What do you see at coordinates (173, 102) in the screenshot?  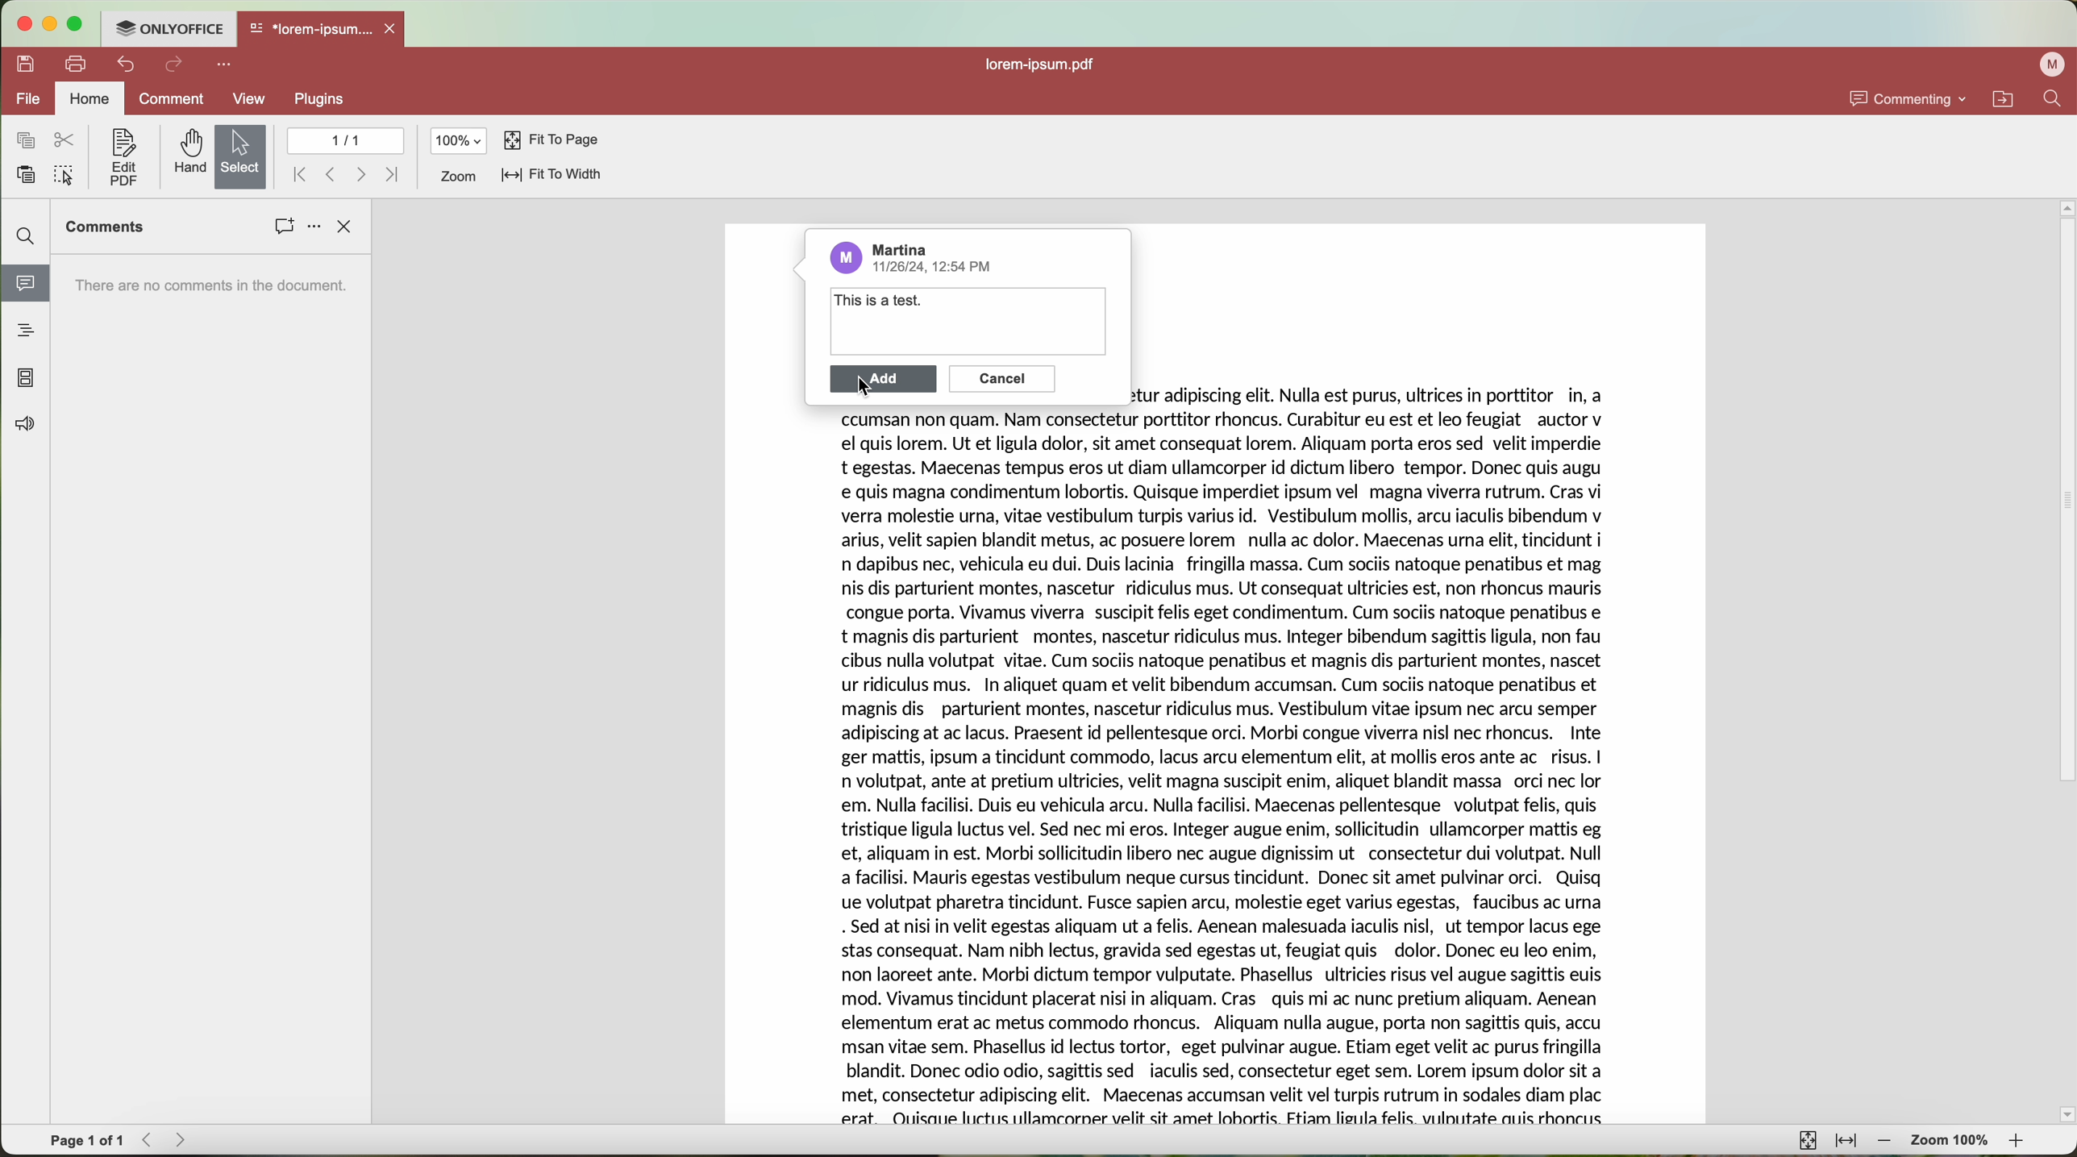 I see `comment` at bounding box center [173, 102].